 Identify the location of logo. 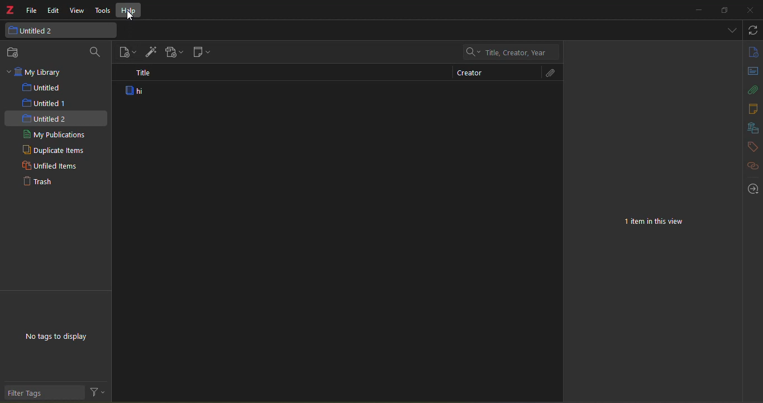
(10, 9).